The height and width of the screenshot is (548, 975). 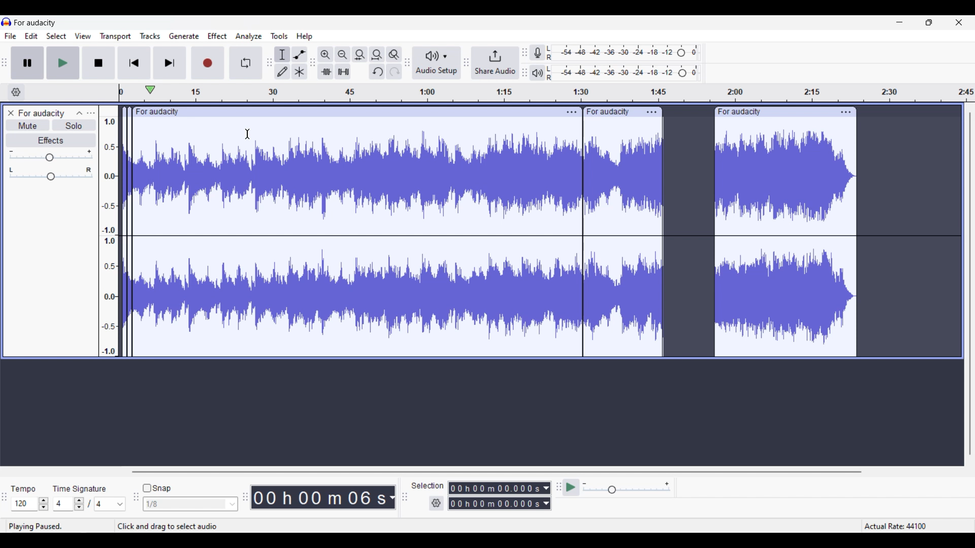 What do you see at coordinates (494, 63) in the screenshot?
I see `Share audio` at bounding box center [494, 63].